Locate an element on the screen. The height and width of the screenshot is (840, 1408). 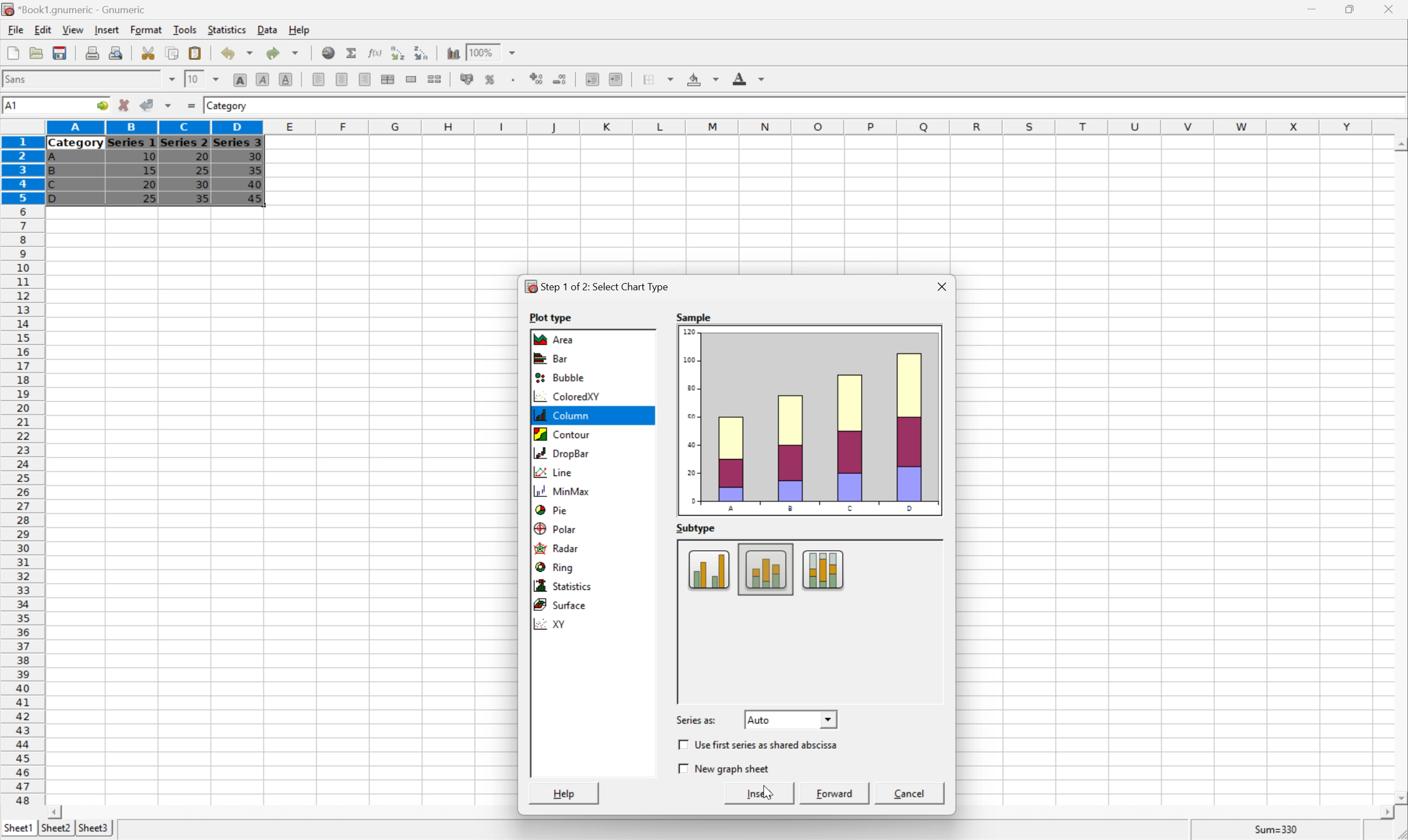
Checkbox is located at coordinates (681, 744).